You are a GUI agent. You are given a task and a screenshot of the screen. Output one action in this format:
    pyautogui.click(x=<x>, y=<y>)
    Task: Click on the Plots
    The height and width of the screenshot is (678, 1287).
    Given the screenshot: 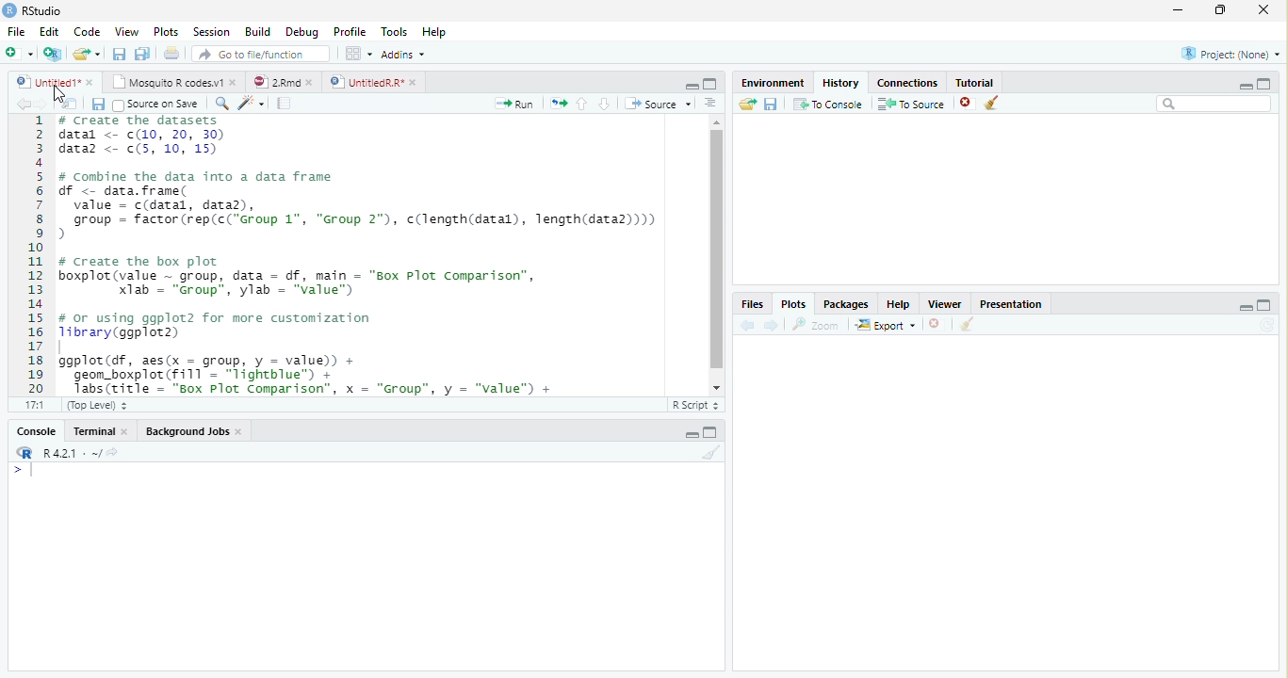 What is the action you would take?
    pyautogui.click(x=793, y=304)
    